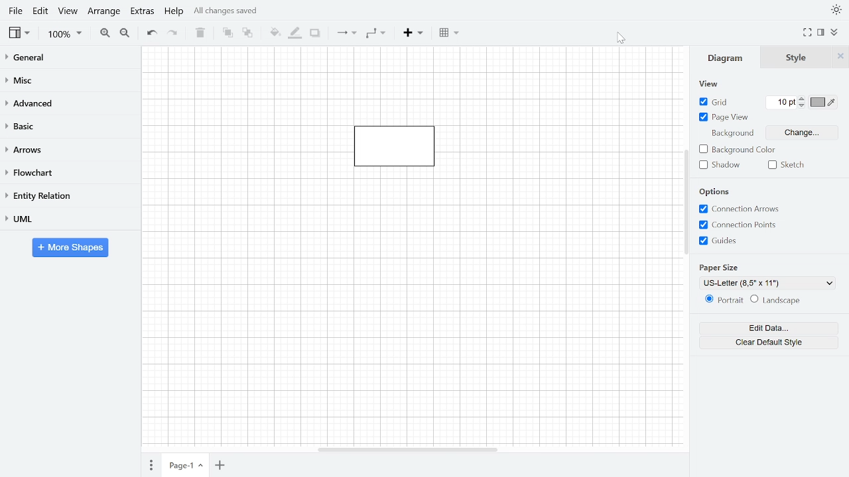  Describe the element at coordinates (233, 13) in the screenshot. I see `All changes saved` at that location.